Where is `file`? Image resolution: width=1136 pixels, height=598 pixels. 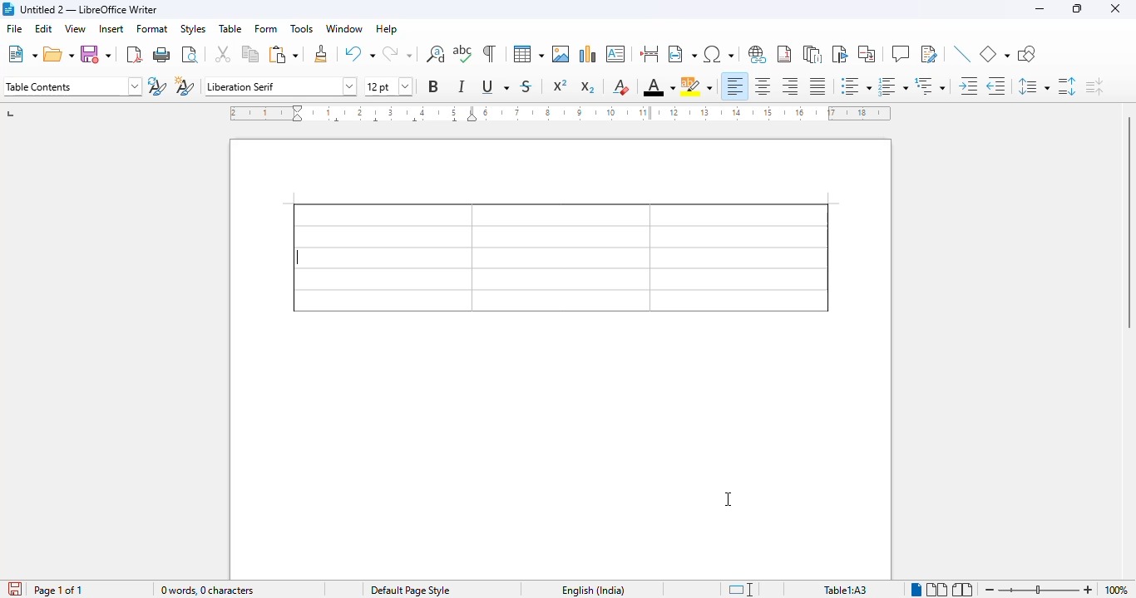
file is located at coordinates (13, 29).